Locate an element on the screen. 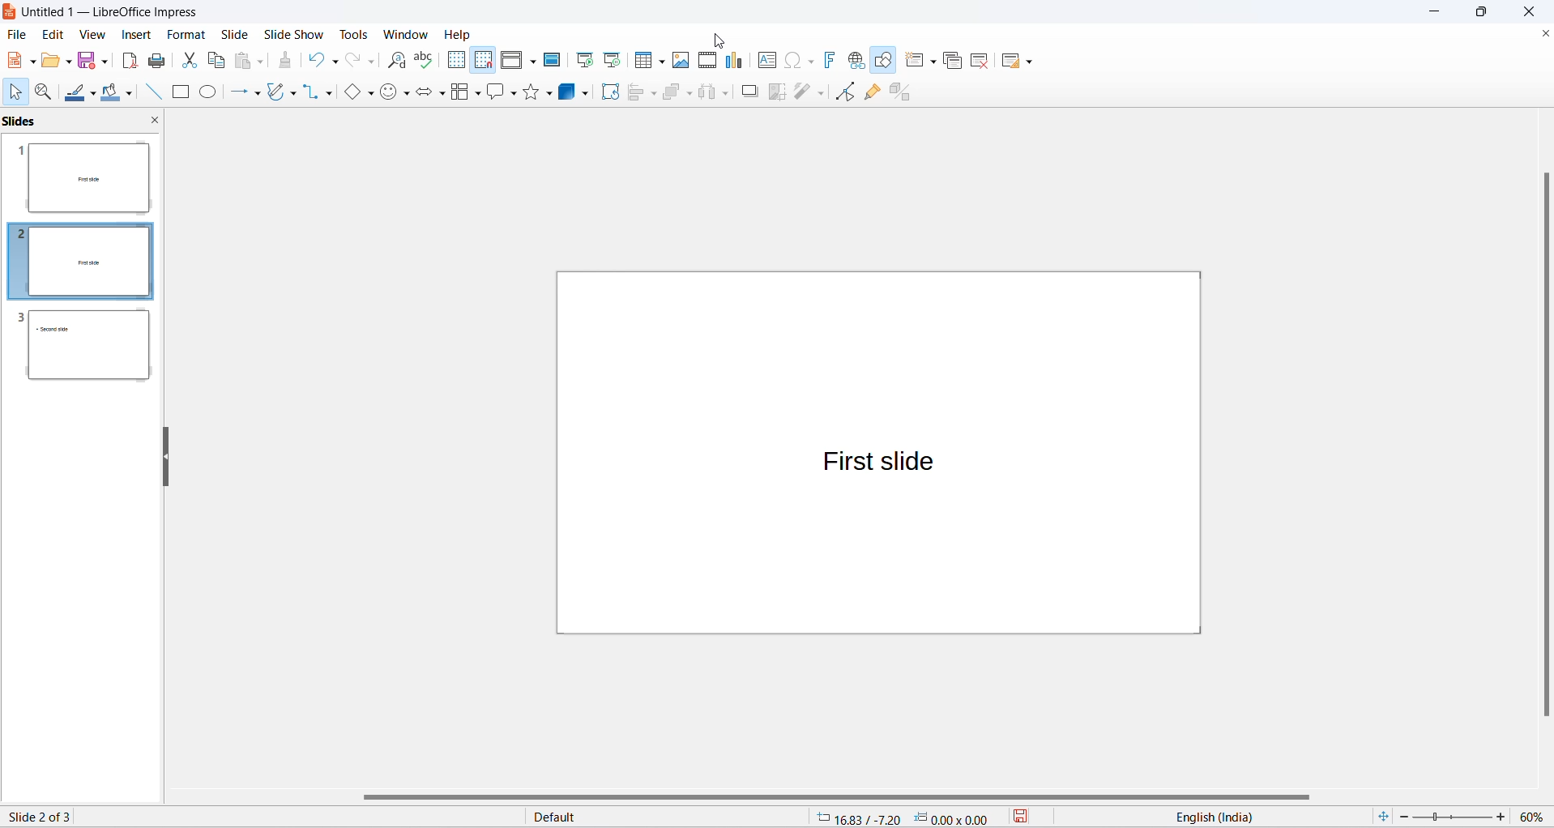 This screenshot has width=1554, height=828. insert charts is located at coordinates (736, 62).